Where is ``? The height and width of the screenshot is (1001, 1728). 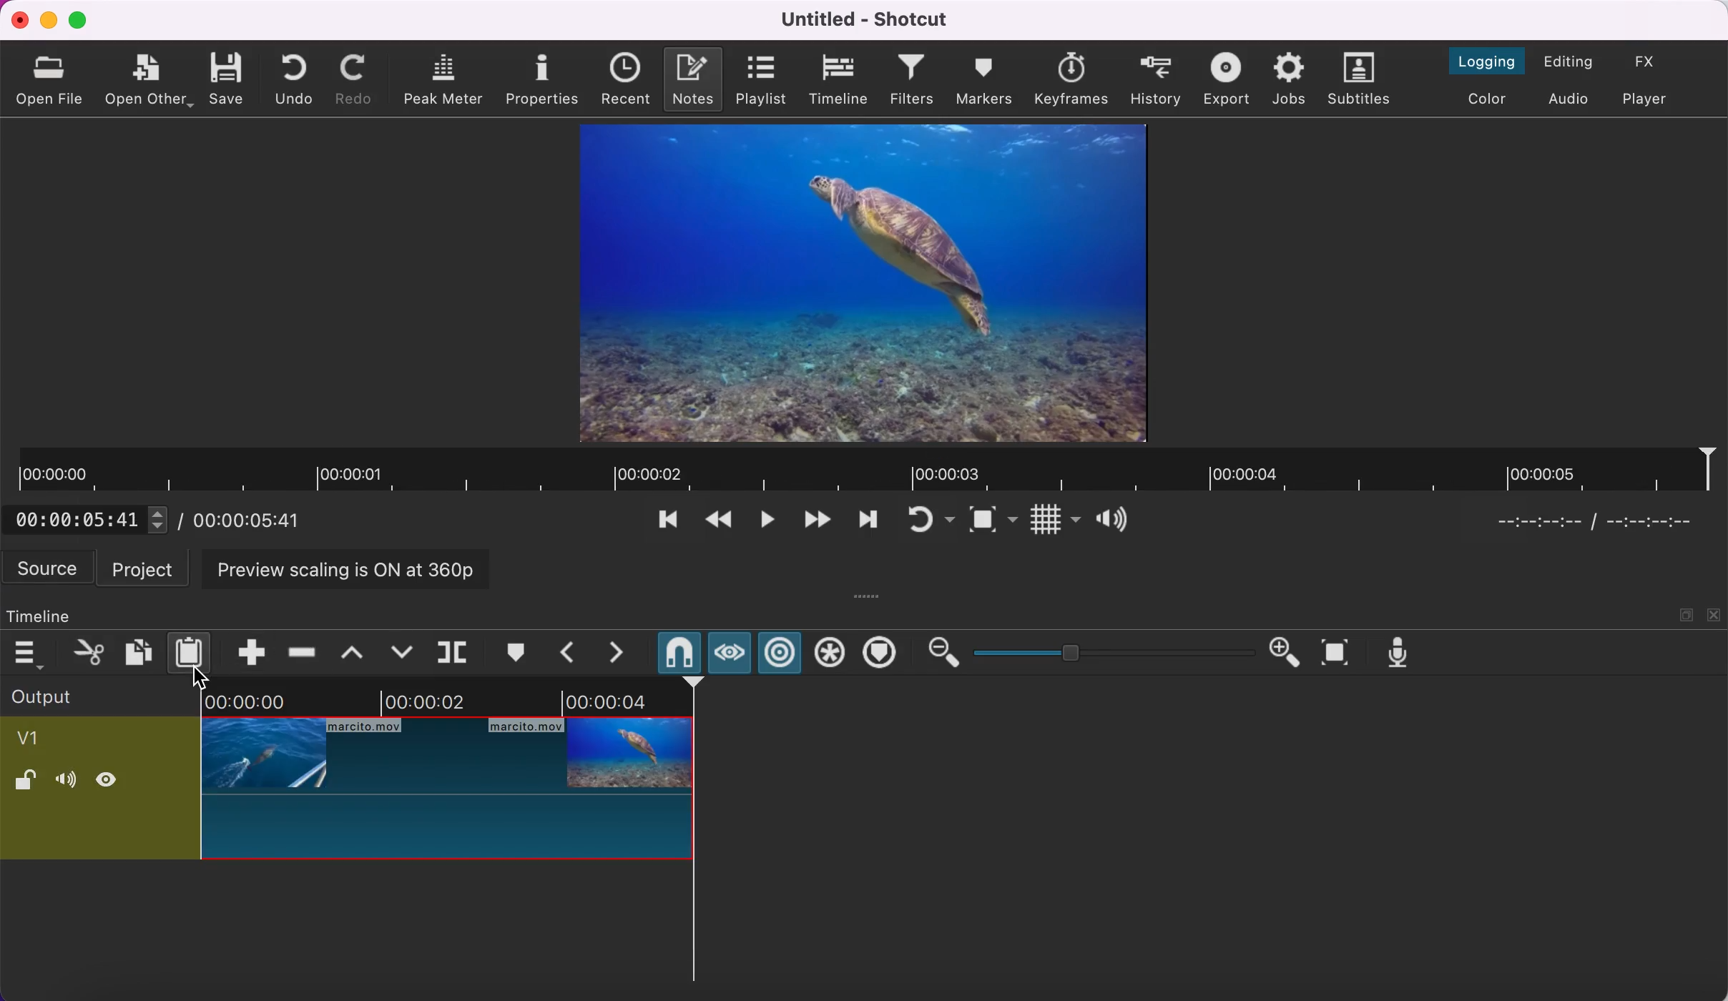
 is located at coordinates (1112, 518).